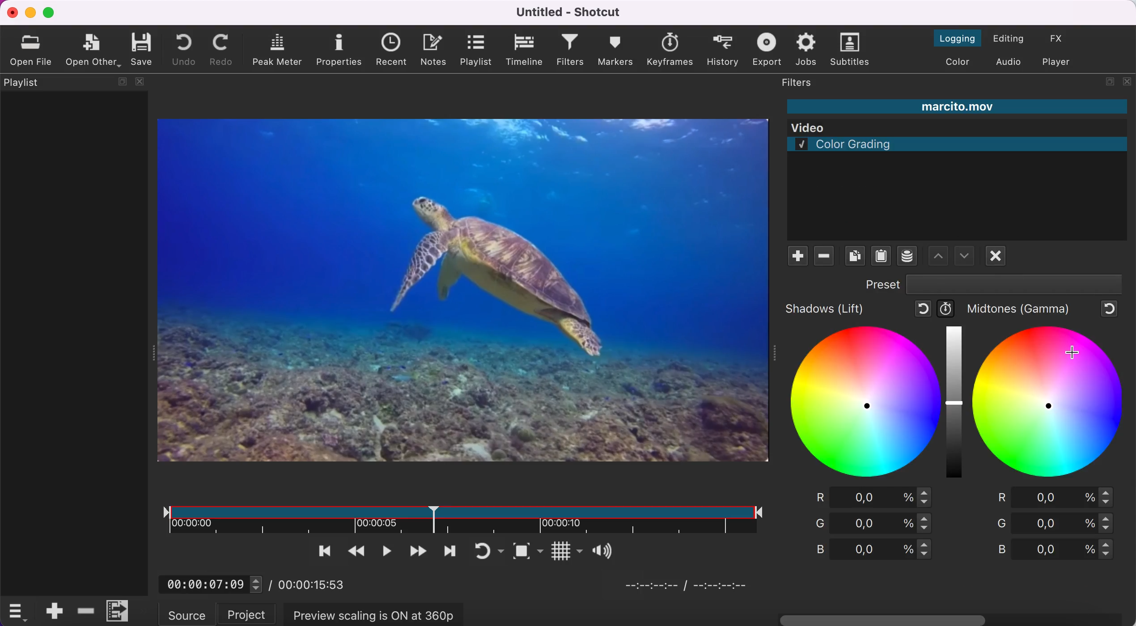  Describe the element at coordinates (858, 402) in the screenshot. I see `shadows figure` at that location.